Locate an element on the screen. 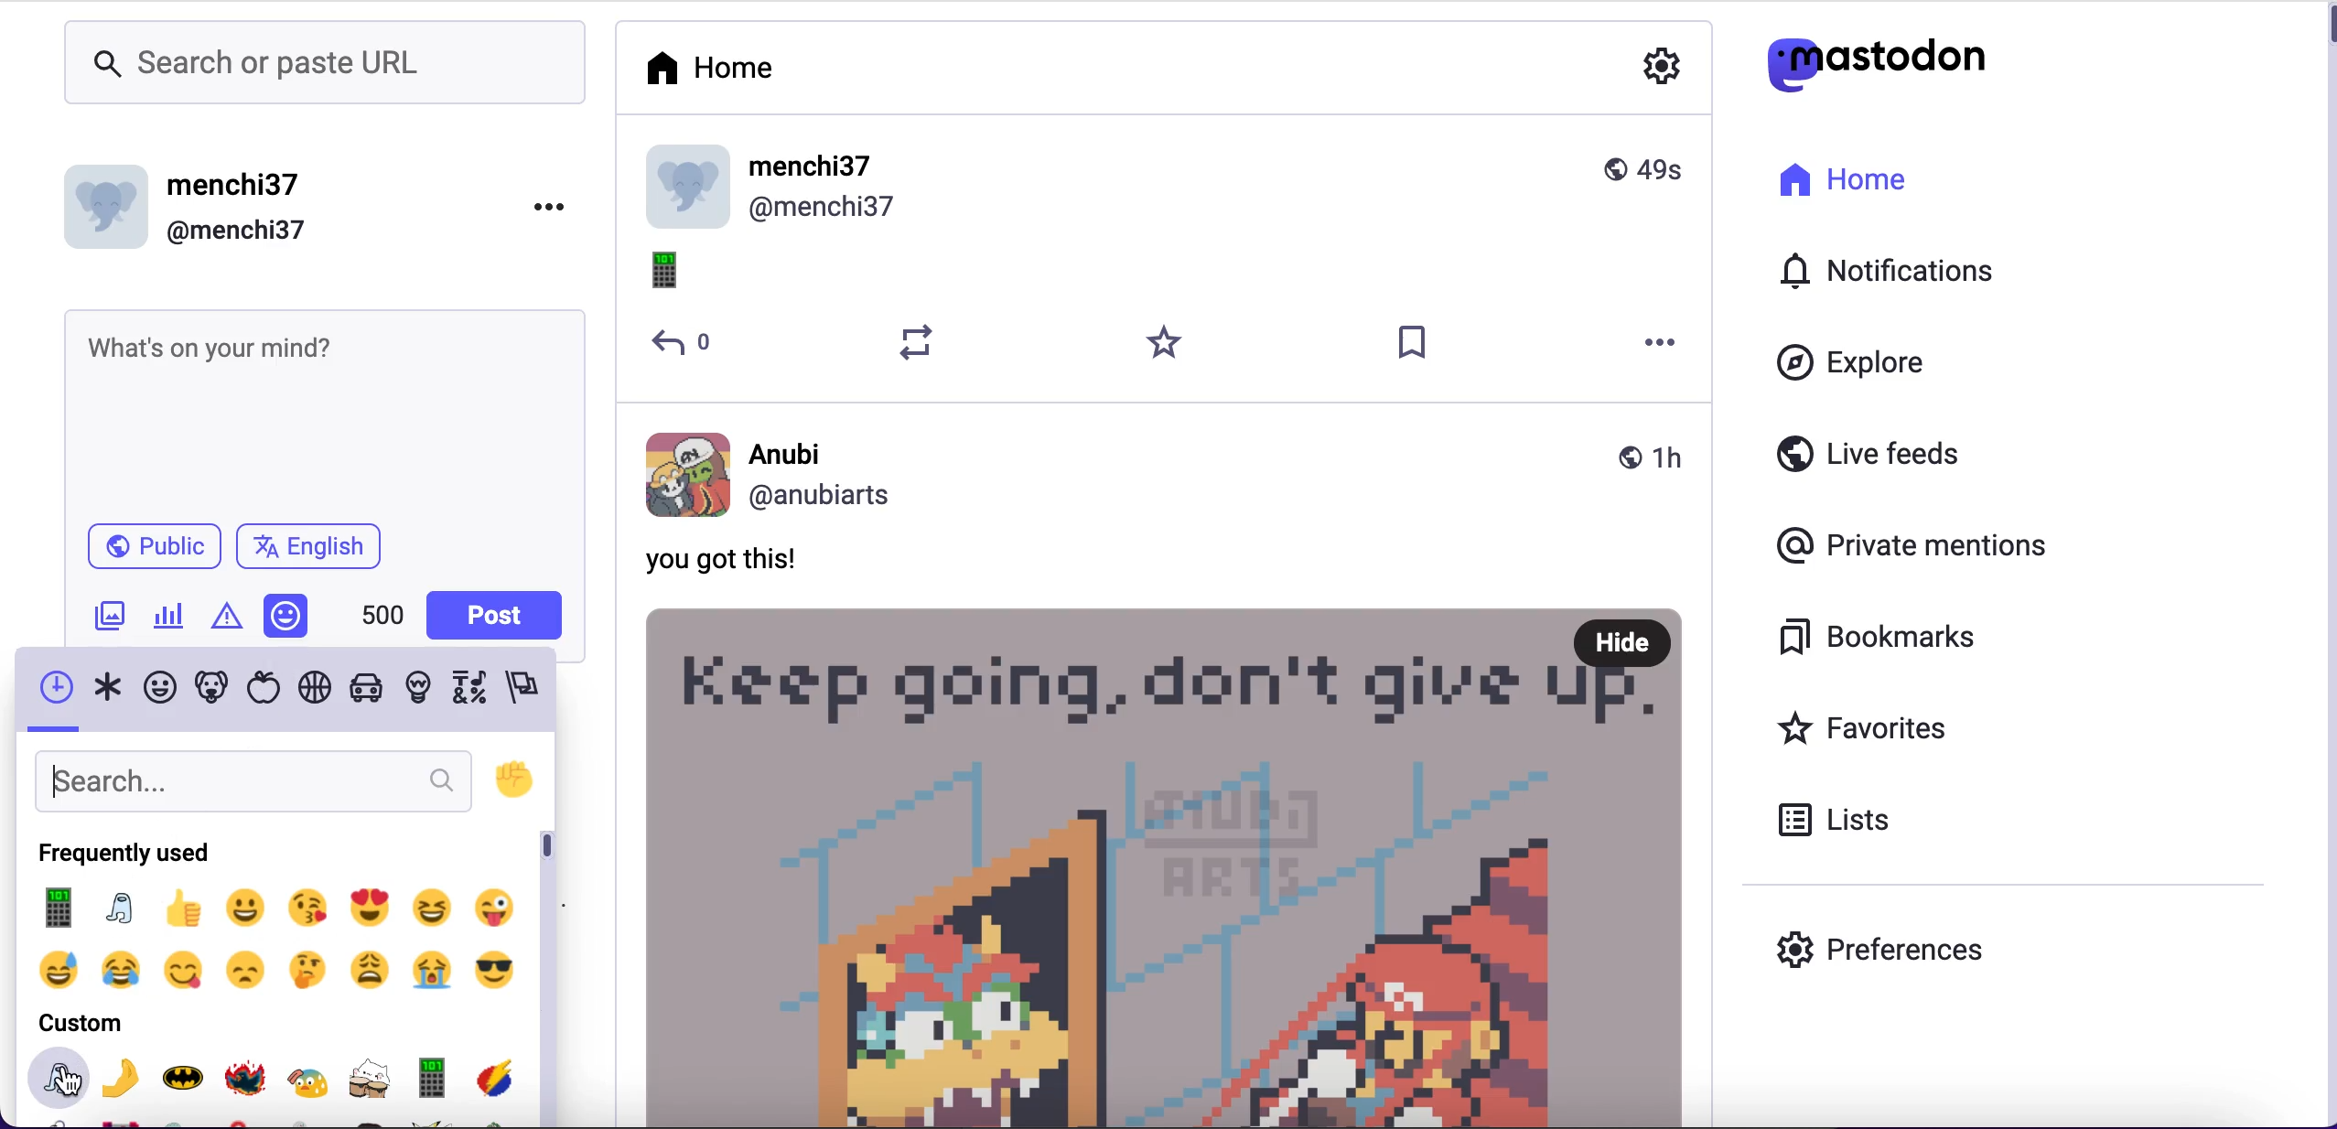  english is located at coordinates (324, 548).